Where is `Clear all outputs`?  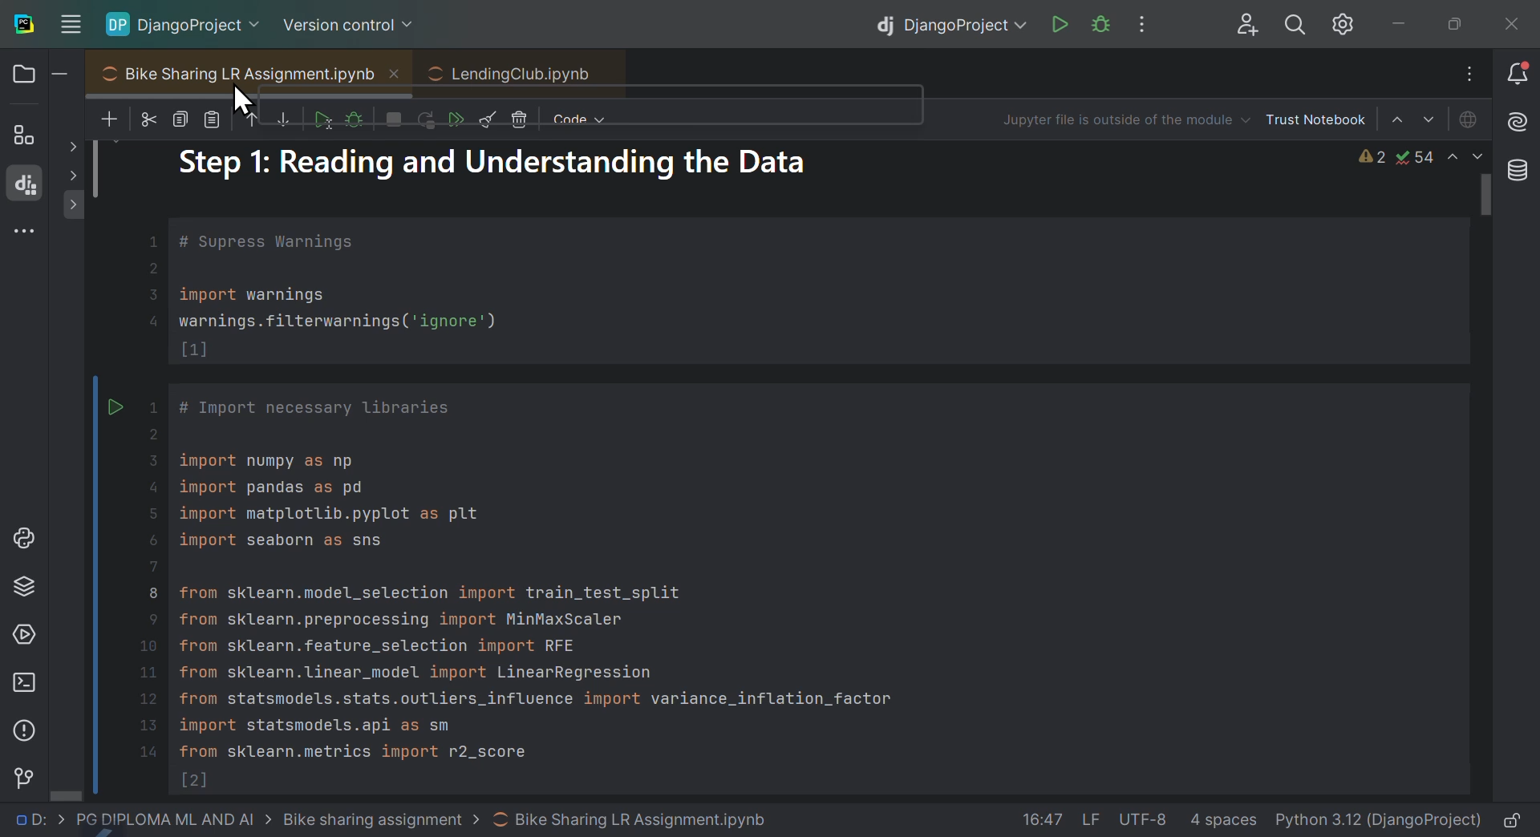 Clear all outputs is located at coordinates (492, 116).